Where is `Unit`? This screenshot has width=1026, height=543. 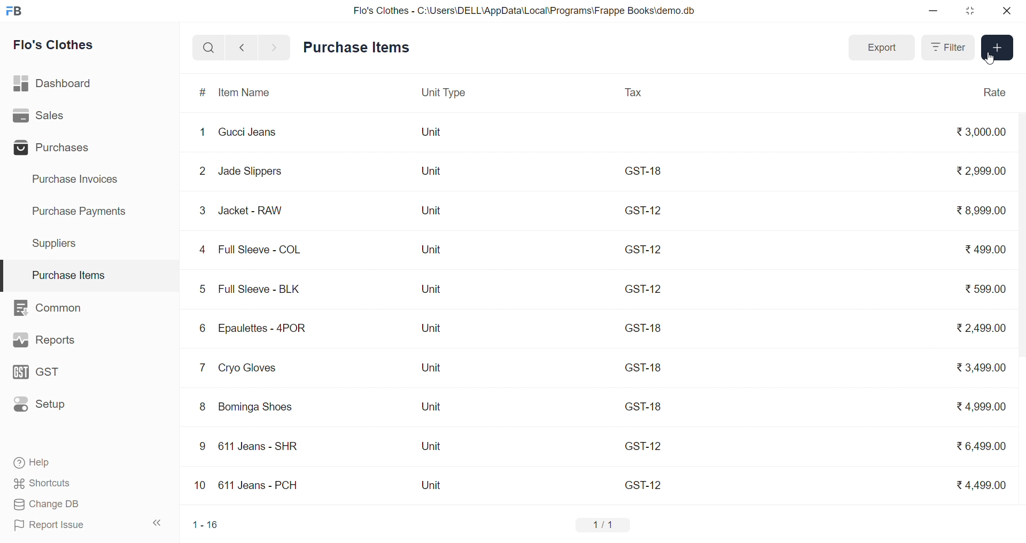
Unit is located at coordinates (436, 486).